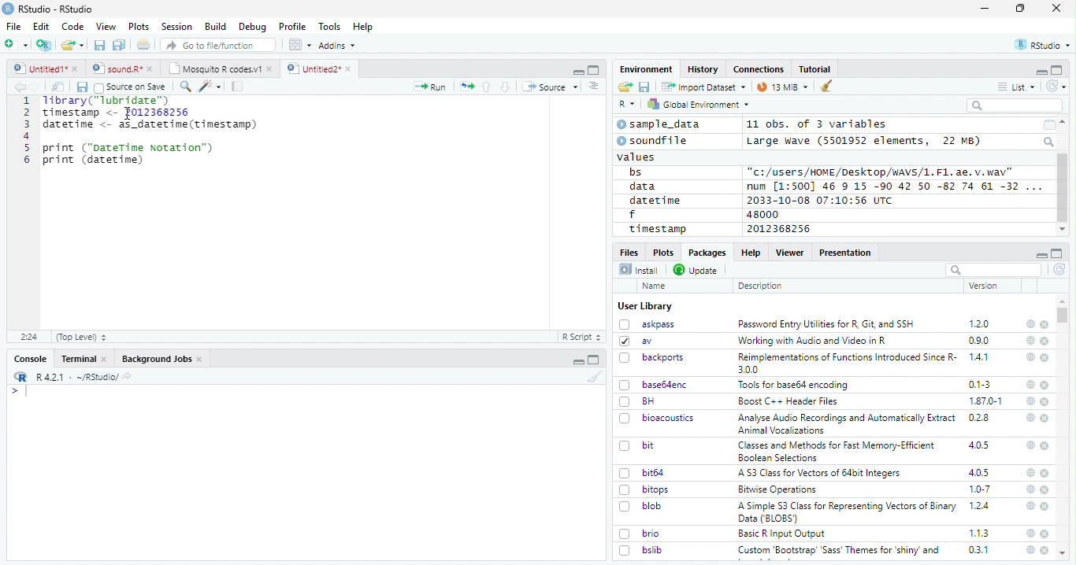 The height and width of the screenshot is (565, 1076). What do you see at coordinates (640, 534) in the screenshot?
I see `brio` at bounding box center [640, 534].